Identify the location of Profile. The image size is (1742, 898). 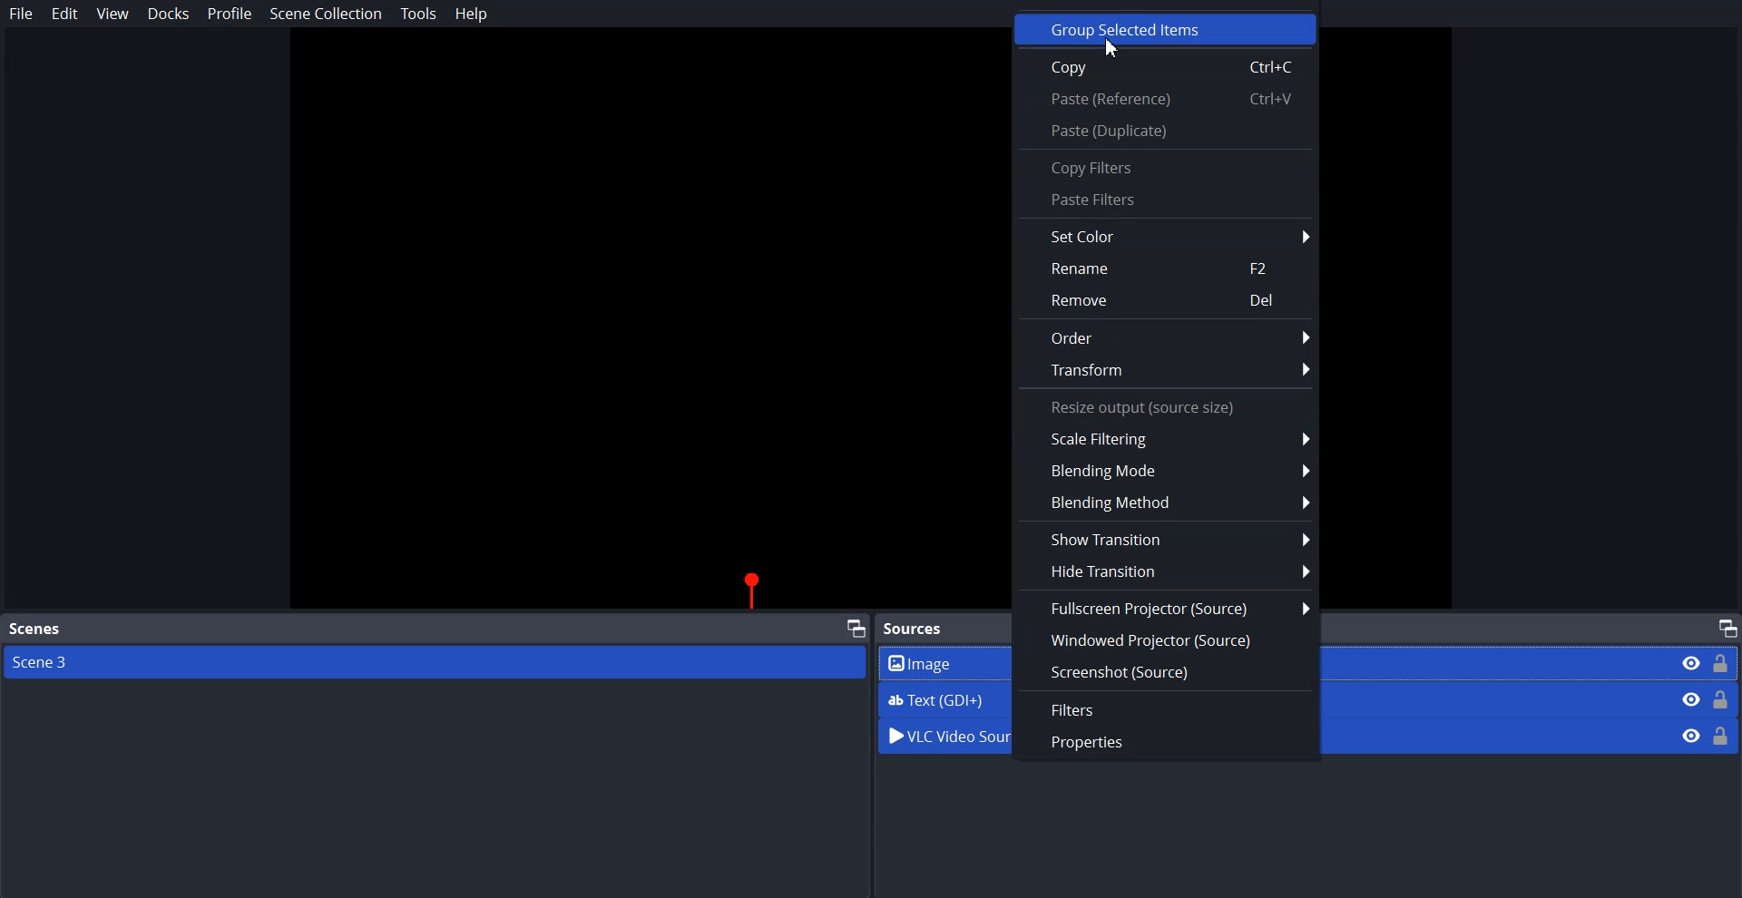
(230, 13).